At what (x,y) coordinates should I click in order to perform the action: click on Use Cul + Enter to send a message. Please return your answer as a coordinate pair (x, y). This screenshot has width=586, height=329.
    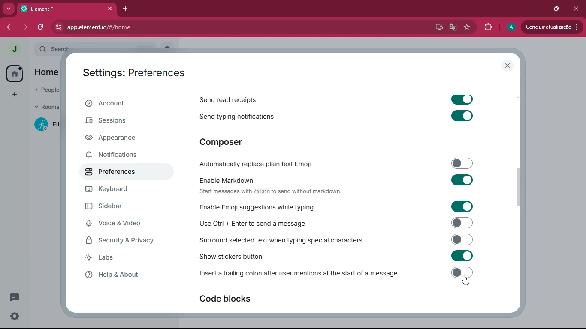
    Looking at the image, I should click on (335, 223).